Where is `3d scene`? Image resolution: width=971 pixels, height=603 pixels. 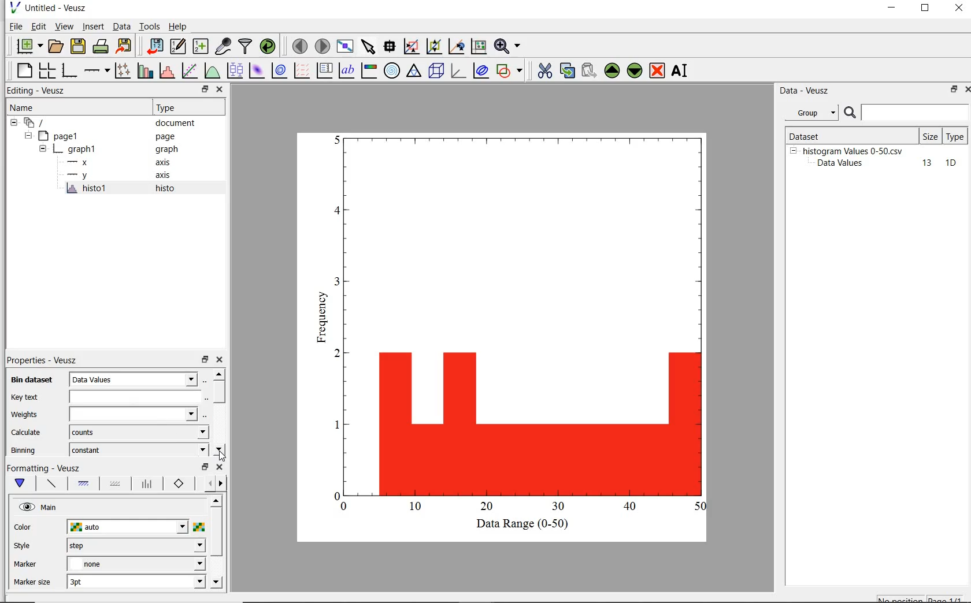
3d scene is located at coordinates (436, 72).